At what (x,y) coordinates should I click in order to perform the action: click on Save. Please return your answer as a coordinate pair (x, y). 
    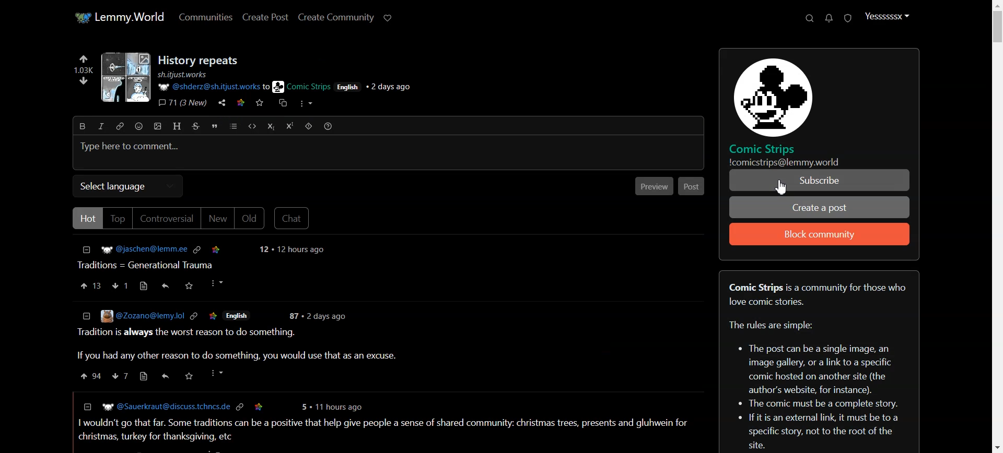
    Looking at the image, I should click on (260, 105).